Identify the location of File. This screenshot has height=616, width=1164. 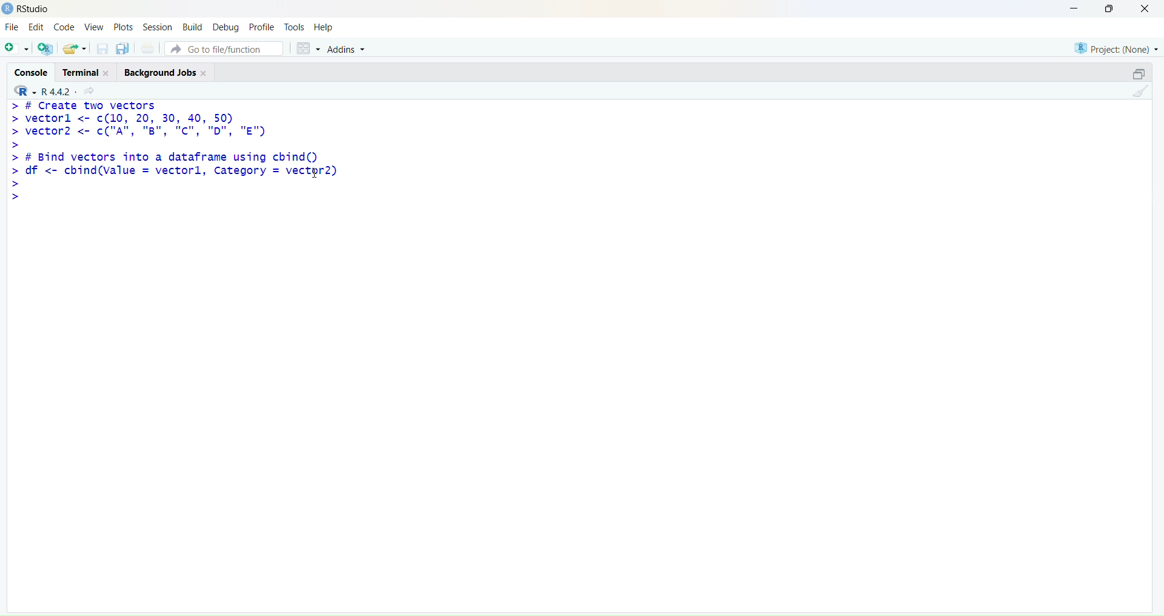
(13, 27).